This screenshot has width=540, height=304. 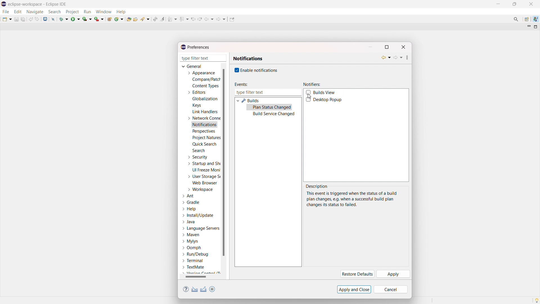 I want to click on ant, so click(x=189, y=196).